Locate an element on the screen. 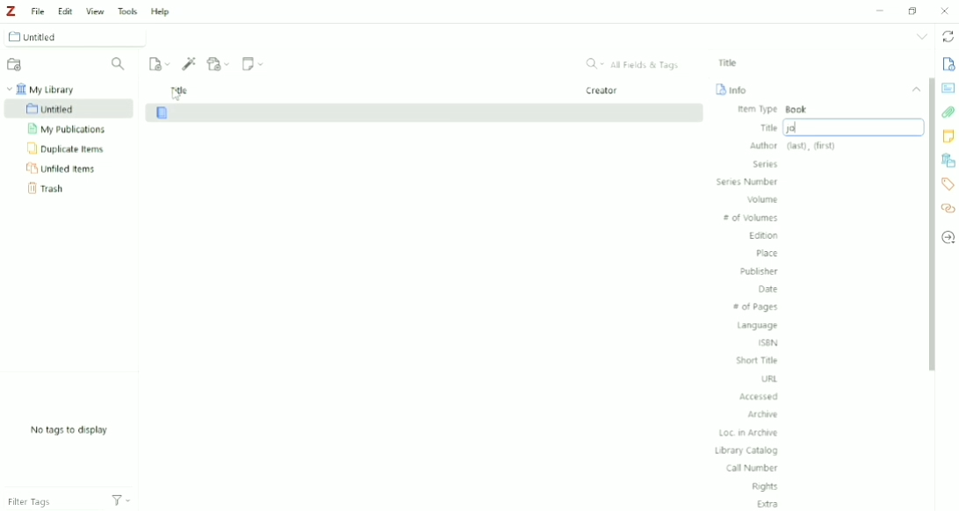  New Note is located at coordinates (254, 64).